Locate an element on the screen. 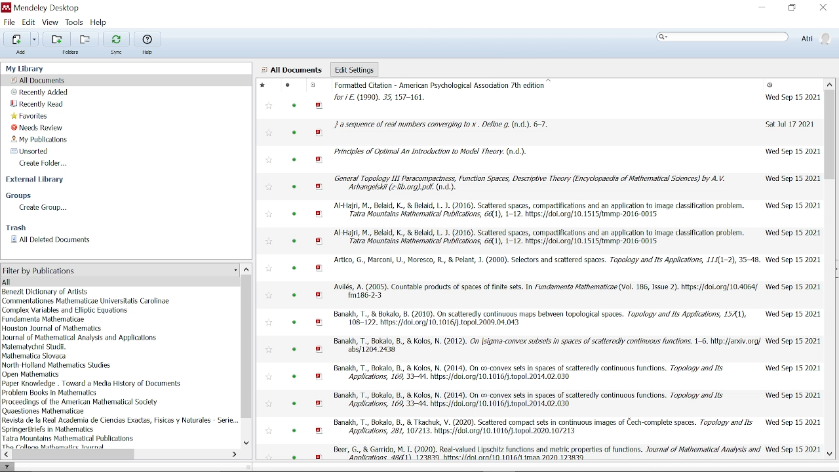 Image resolution: width=839 pixels, height=472 pixels. status is located at coordinates (294, 430).